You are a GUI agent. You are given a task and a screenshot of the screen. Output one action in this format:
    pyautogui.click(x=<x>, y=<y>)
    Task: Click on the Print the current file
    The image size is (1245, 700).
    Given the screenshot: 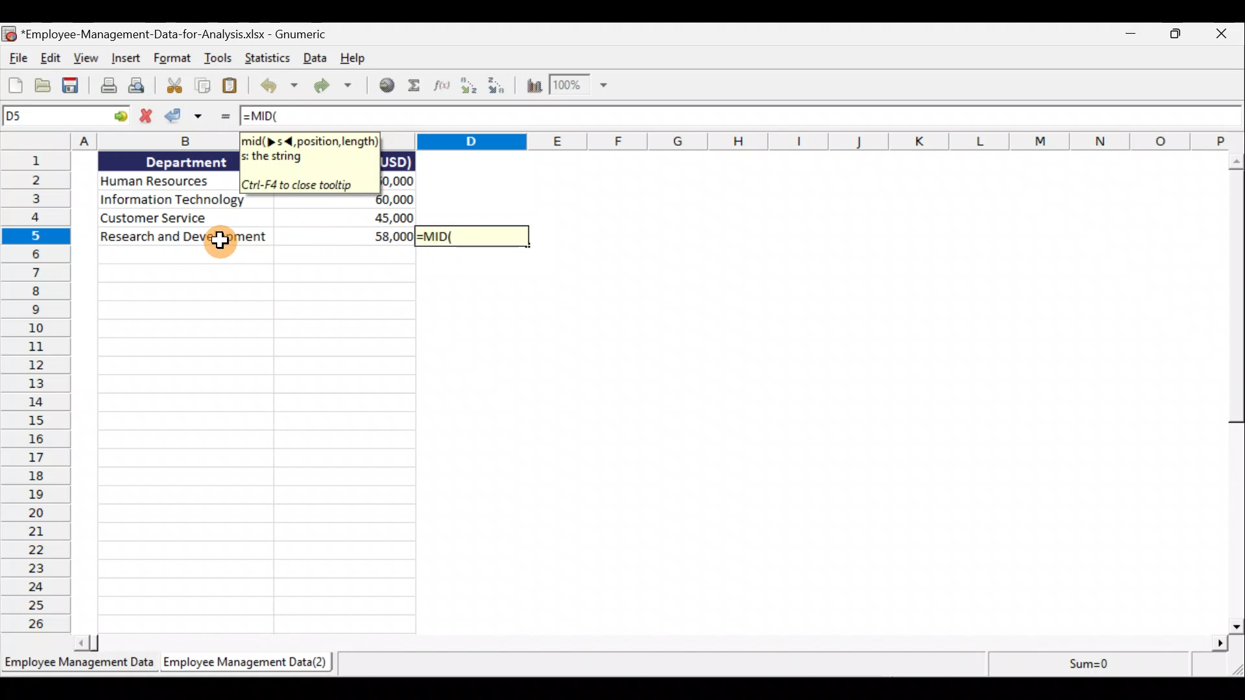 What is the action you would take?
    pyautogui.click(x=106, y=86)
    